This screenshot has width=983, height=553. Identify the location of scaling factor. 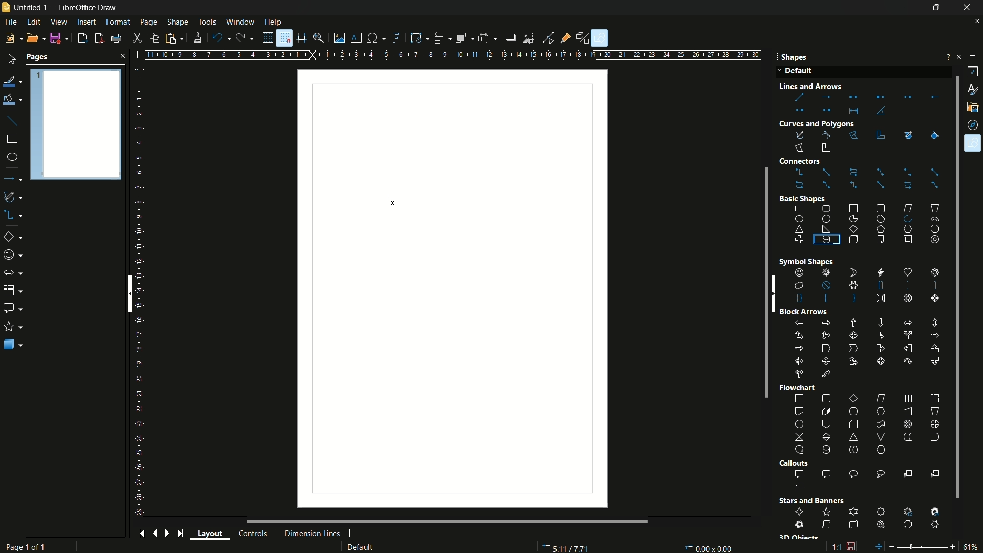
(836, 548).